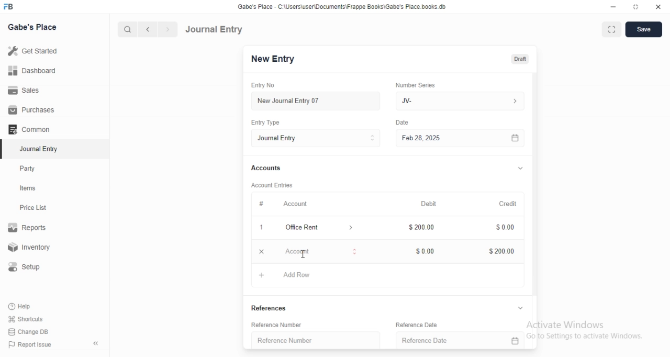  Describe the element at coordinates (26, 318) in the screenshot. I see `Shortcuts` at that location.